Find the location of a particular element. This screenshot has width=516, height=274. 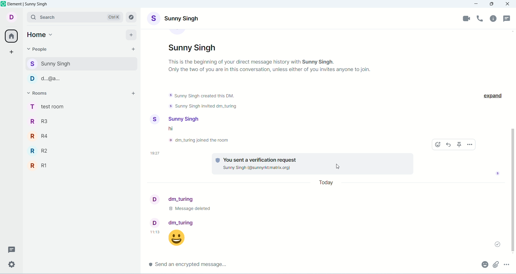

display picture is located at coordinates (155, 222).